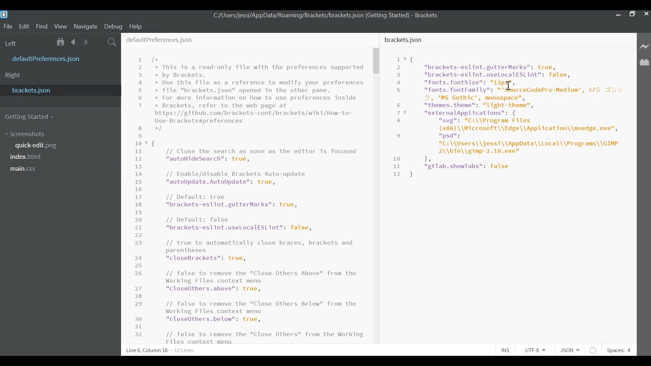  What do you see at coordinates (37, 146) in the screenshot?
I see `quick-edit.png File` at bounding box center [37, 146].